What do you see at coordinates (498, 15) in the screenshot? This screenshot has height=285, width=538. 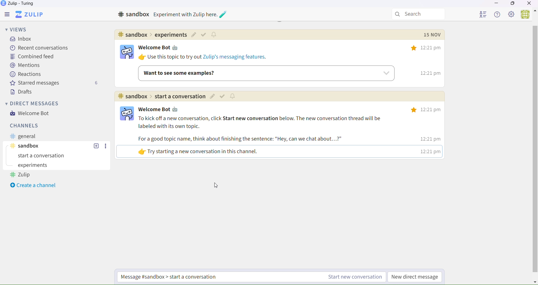 I see `Help` at bounding box center [498, 15].